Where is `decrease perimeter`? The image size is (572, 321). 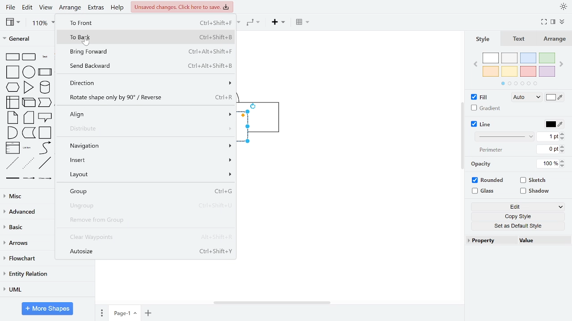
decrease perimeter is located at coordinates (563, 151).